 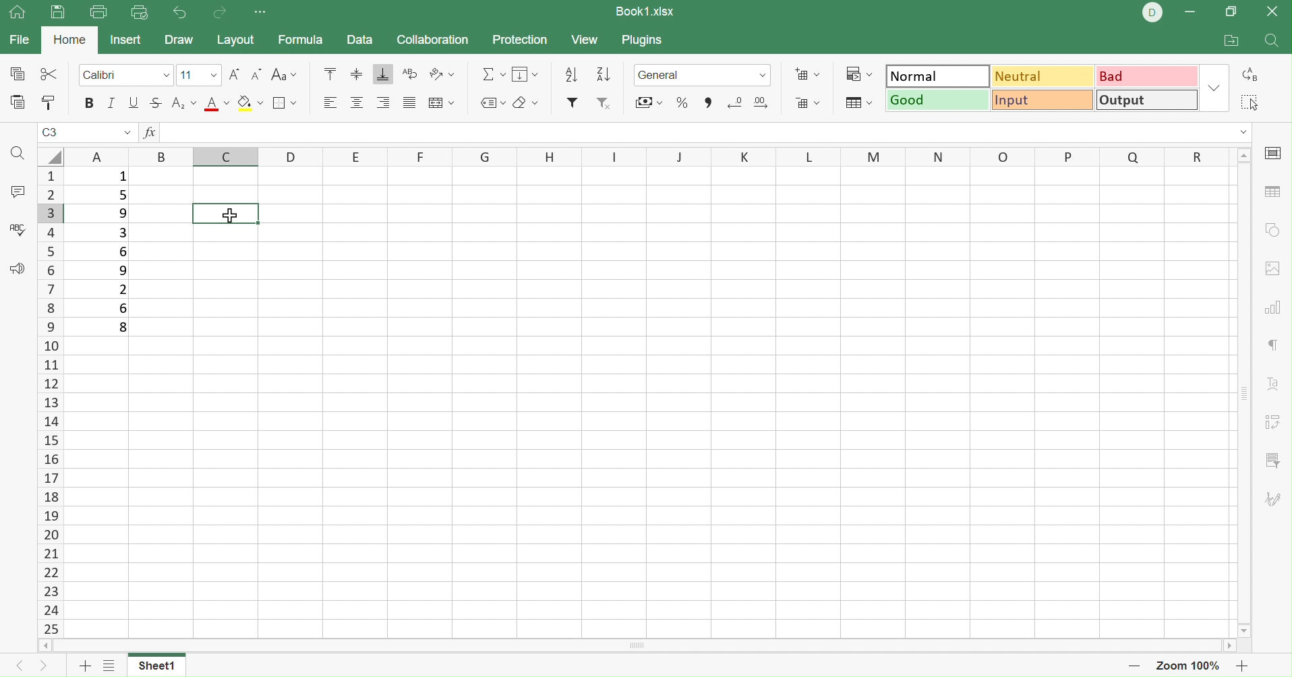 What do you see at coordinates (216, 103) in the screenshot?
I see `Font` at bounding box center [216, 103].